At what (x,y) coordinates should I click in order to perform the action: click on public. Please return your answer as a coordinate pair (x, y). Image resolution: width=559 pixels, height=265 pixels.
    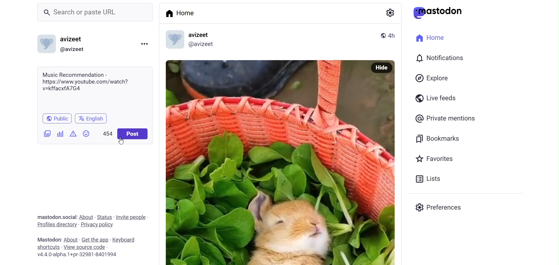
    Looking at the image, I should click on (383, 35).